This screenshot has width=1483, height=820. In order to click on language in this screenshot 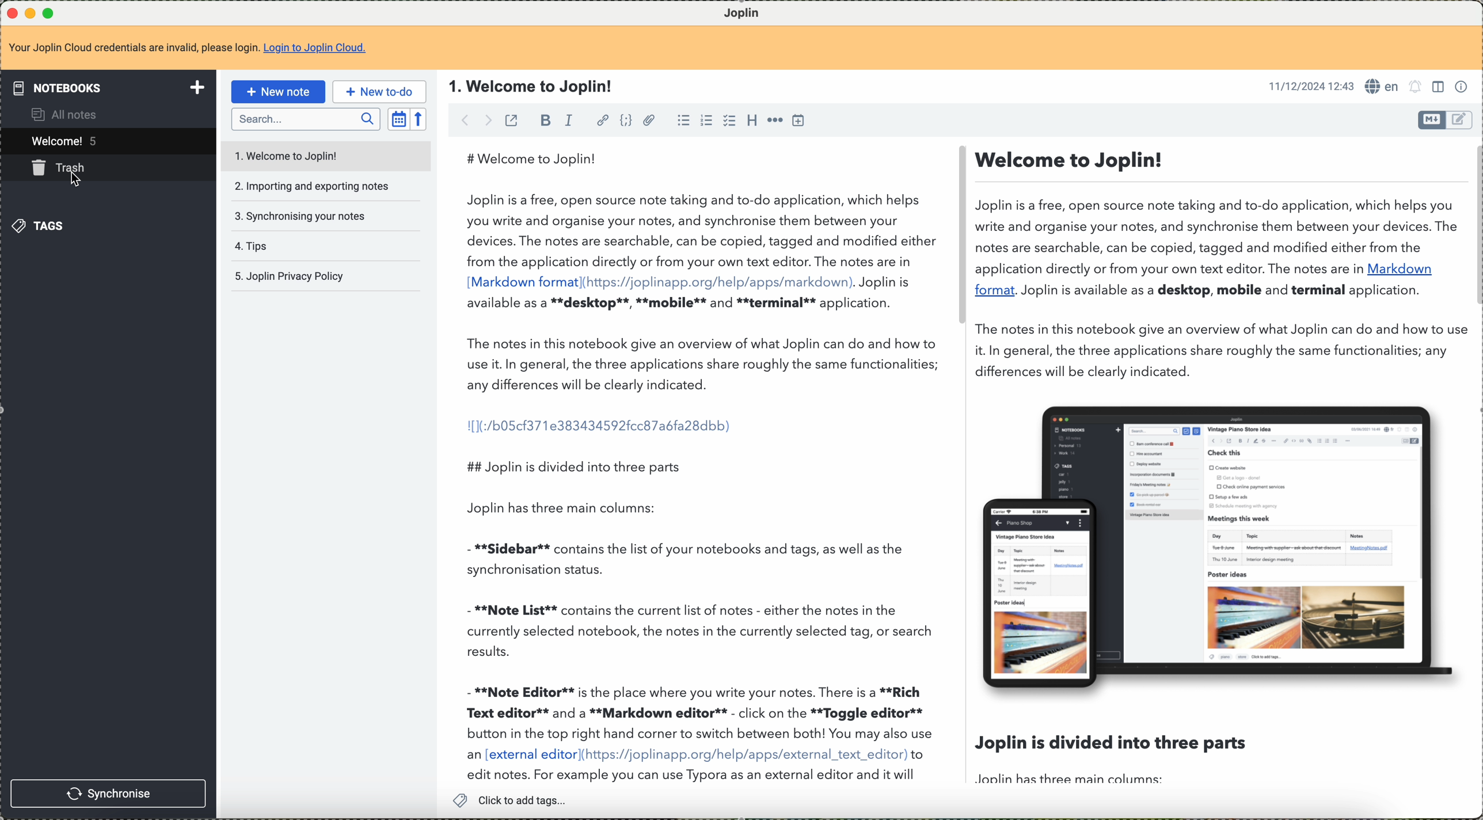, I will do `click(1383, 86)`.